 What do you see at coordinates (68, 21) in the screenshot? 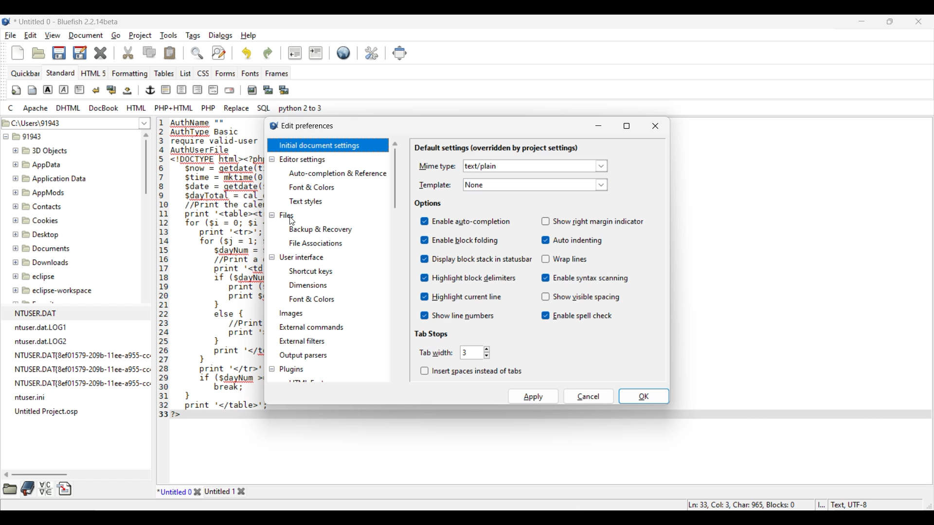
I see `Project name, software name and version` at bounding box center [68, 21].